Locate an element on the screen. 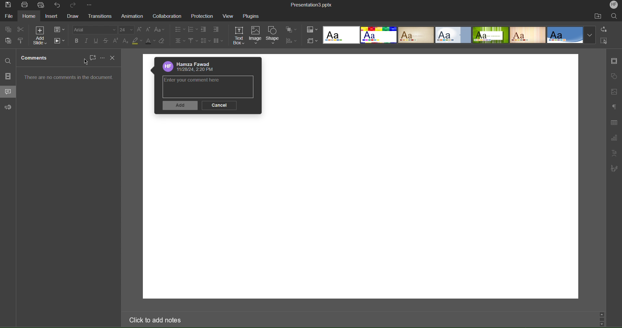 Image resolution: width=622 pixels, height=328 pixels. Click to add notes is located at coordinates (153, 320).